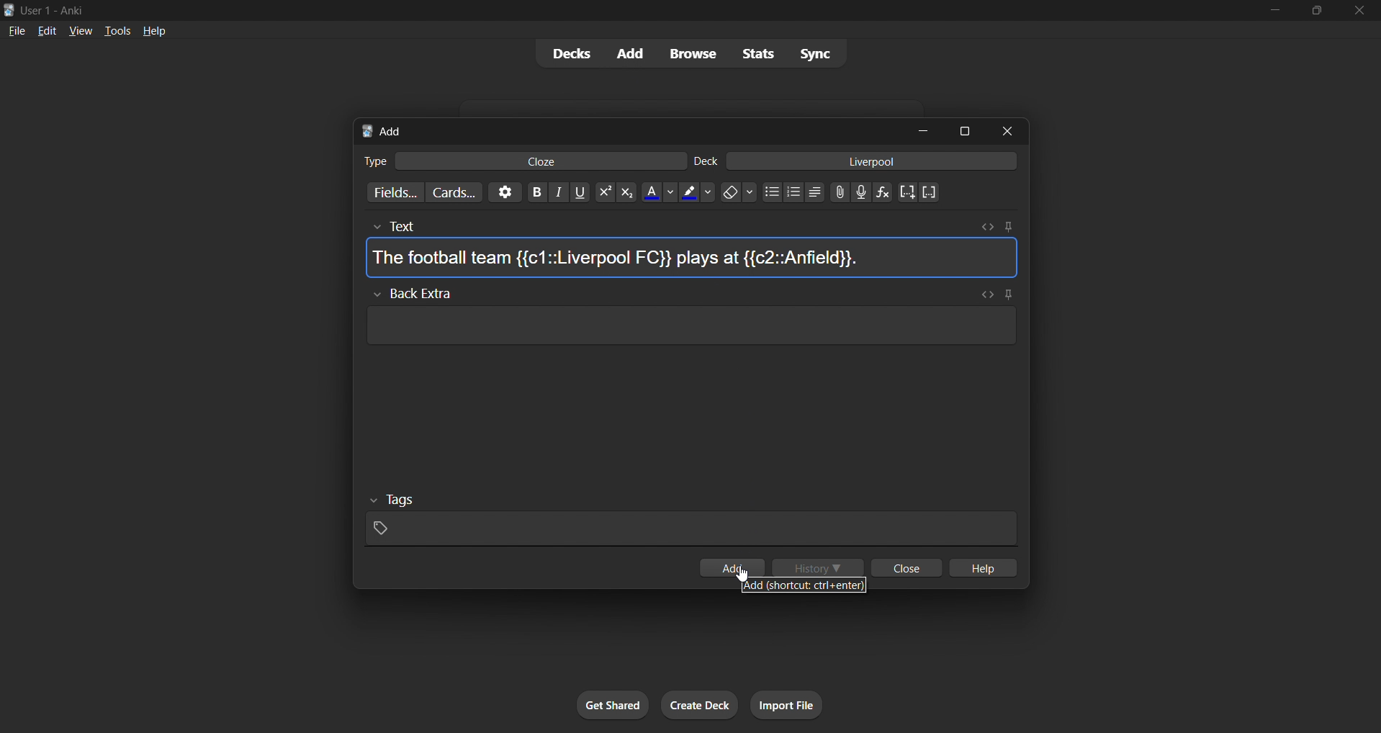 The width and height of the screenshot is (1381, 733). What do you see at coordinates (427, 223) in the screenshot?
I see `Text` at bounding box center [427, 223].